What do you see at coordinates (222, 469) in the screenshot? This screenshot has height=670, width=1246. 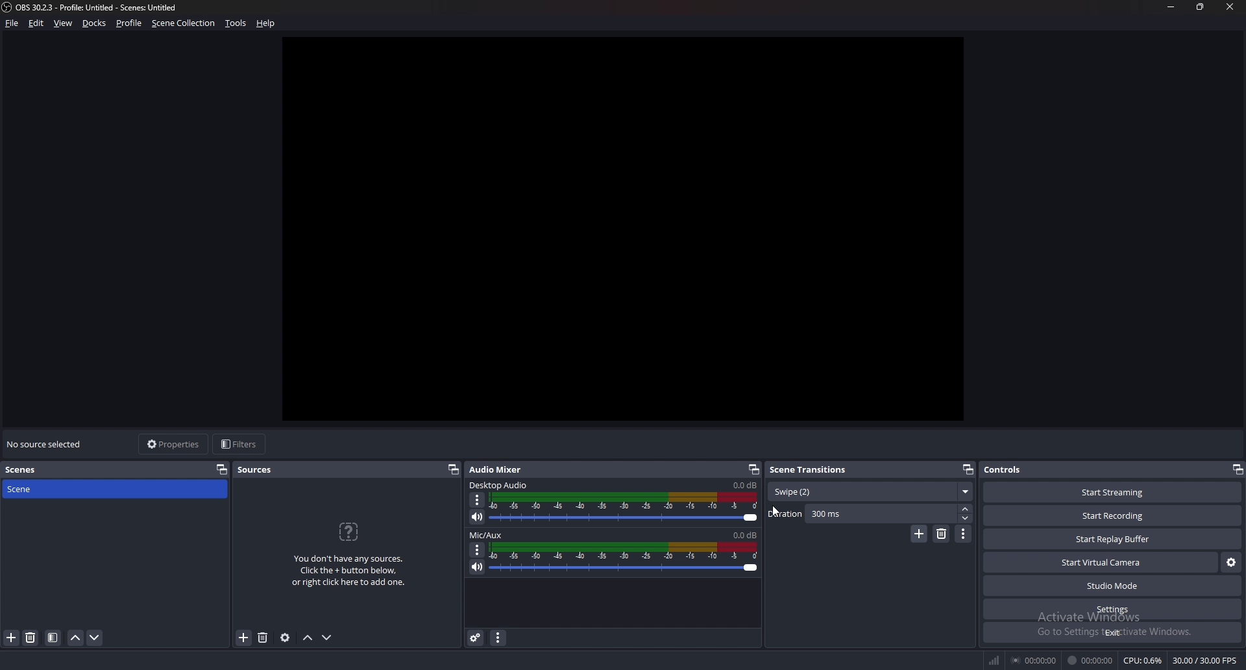 I see `pop out` at bounding box center [222, 469].